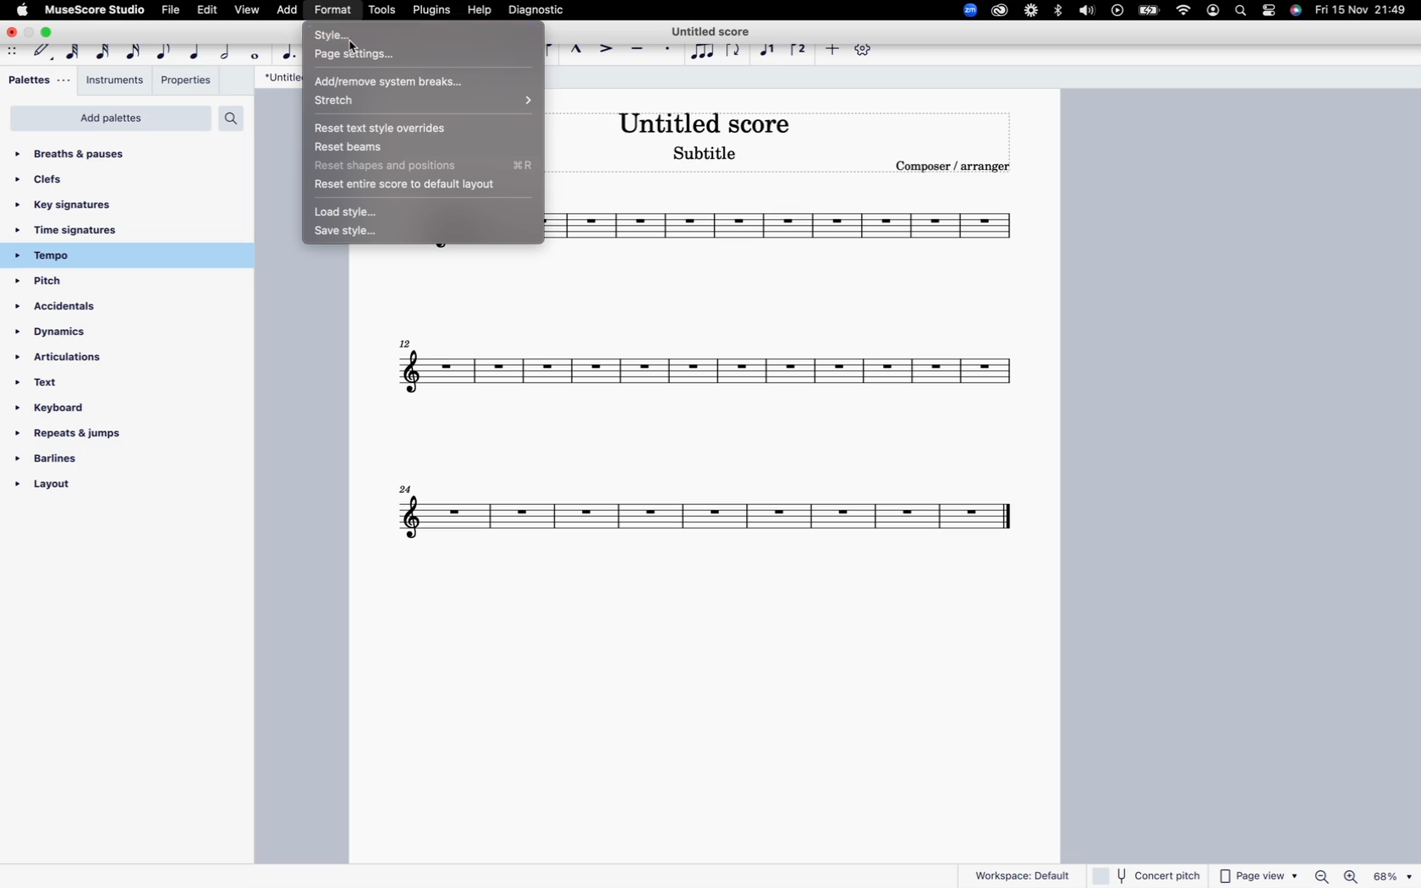 This screenshot has width=1421, height=888. I want to click on repeats & jumps, so click(70, 435).